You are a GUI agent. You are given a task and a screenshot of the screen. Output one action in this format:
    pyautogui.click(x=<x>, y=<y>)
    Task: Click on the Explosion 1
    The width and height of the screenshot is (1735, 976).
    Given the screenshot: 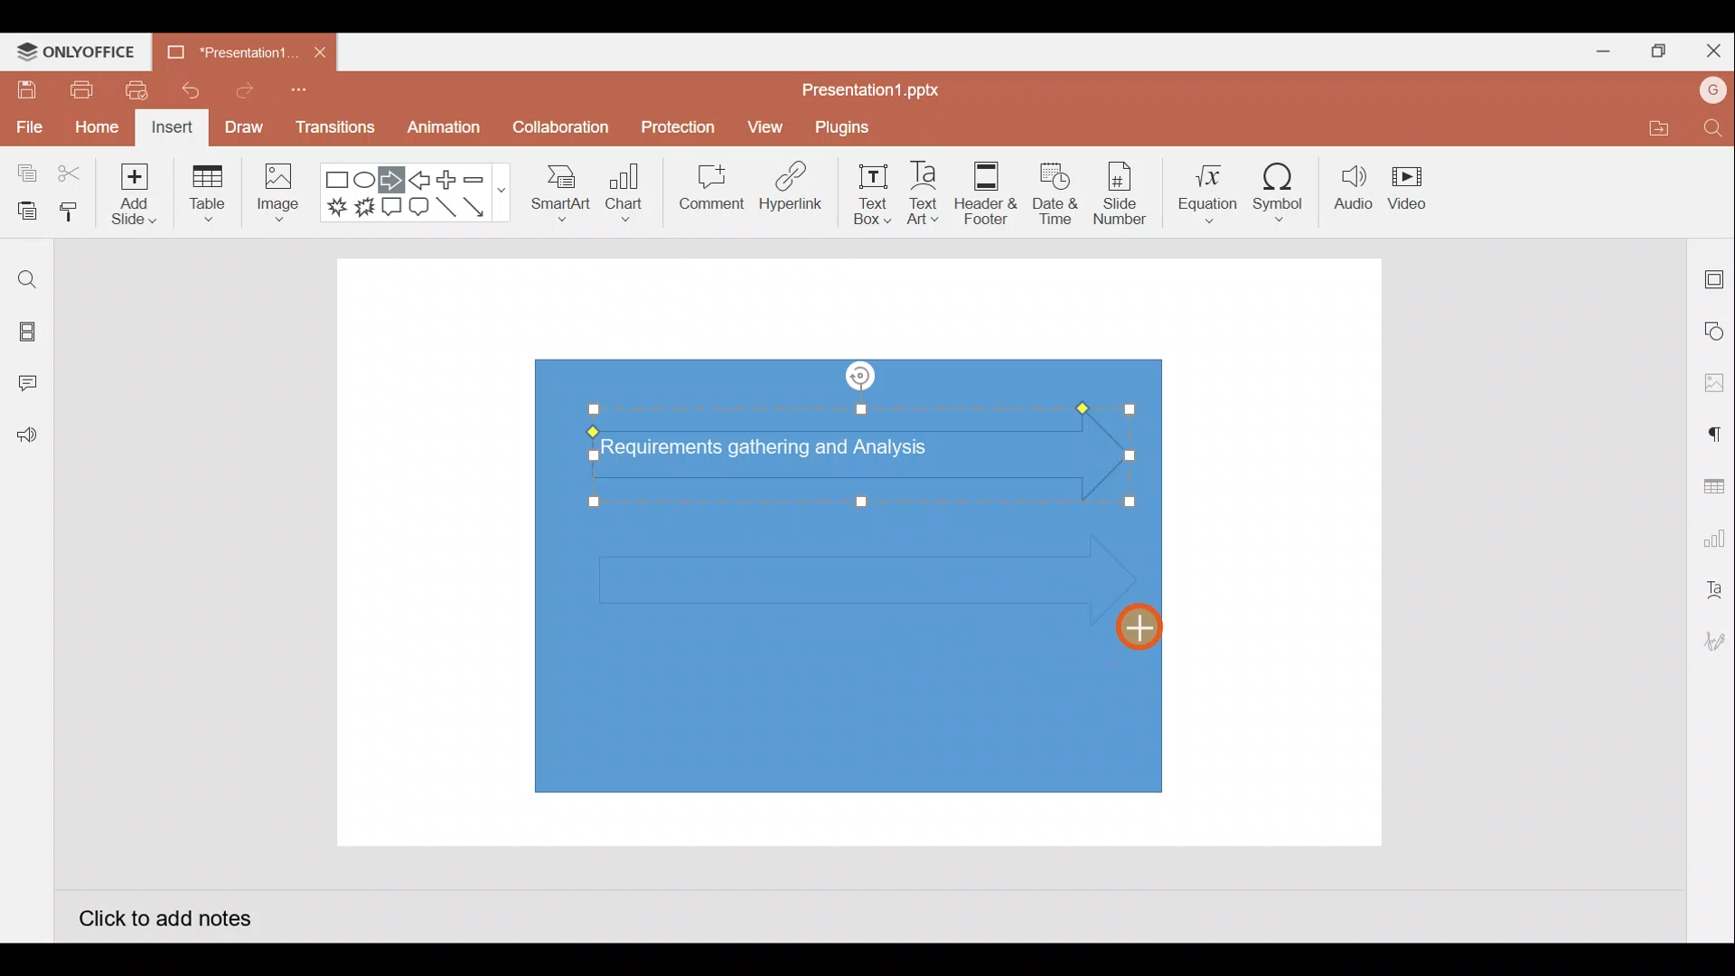 What is the action you would take?
    pyautogui.click(x=337, y=206)
    